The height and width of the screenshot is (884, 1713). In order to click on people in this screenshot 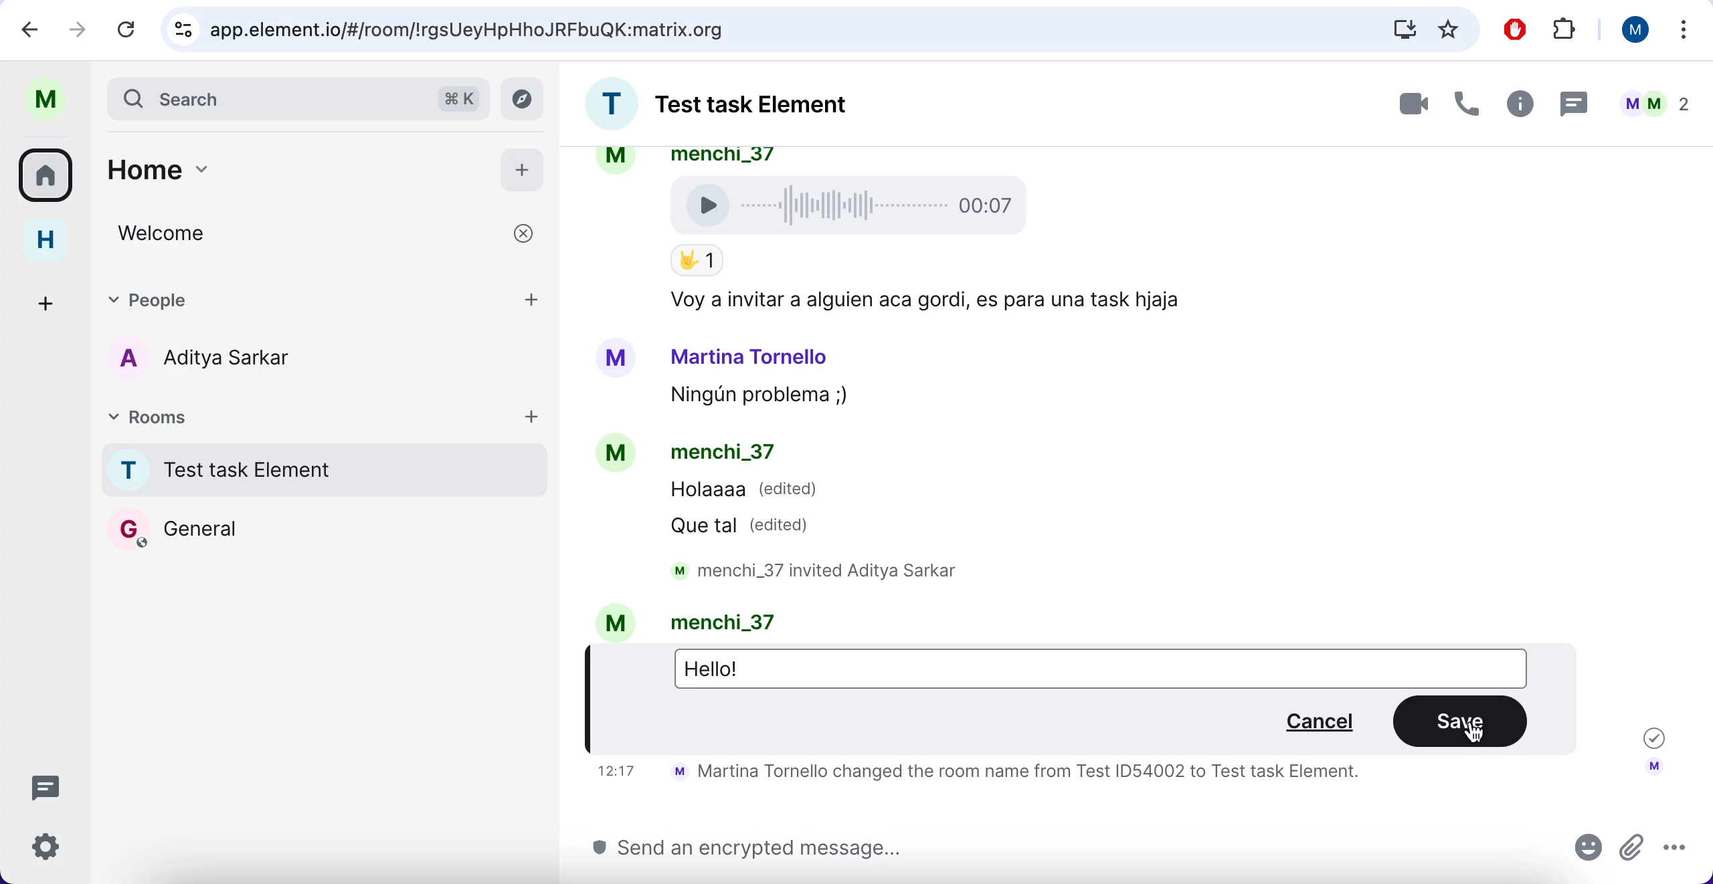, I will do `click(296, 298)`.